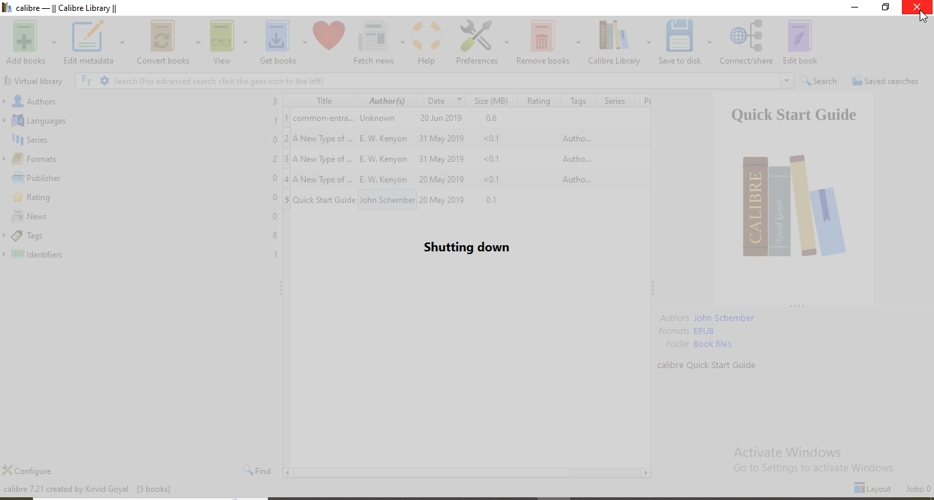 The width and height of the screenshot is (934, 500). Describe the element at coordinates (282, 42) in the screenshot. I see `Get books` at that location.